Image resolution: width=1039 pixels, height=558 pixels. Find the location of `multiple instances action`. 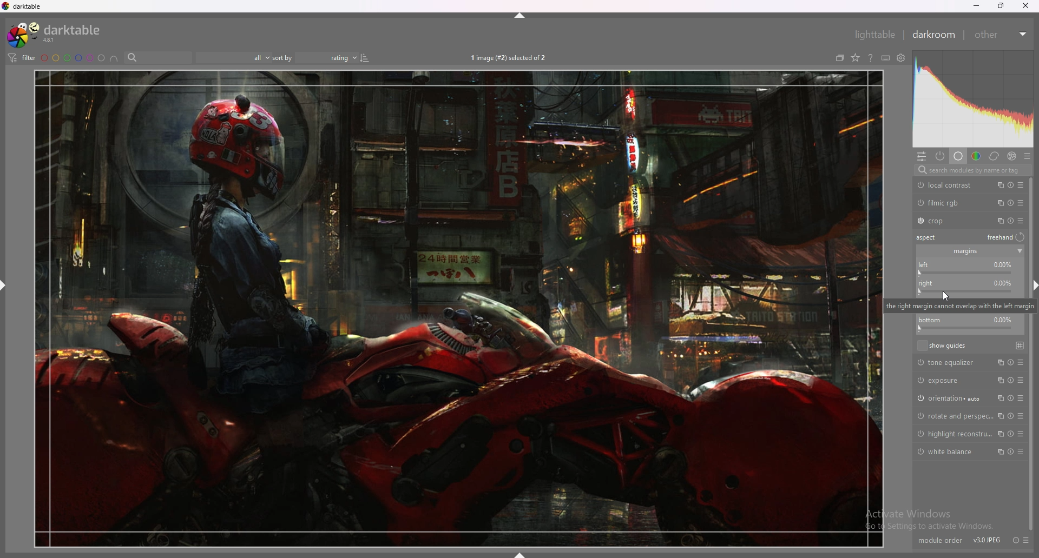

multiple instances action is located at coordinates (998, 203).